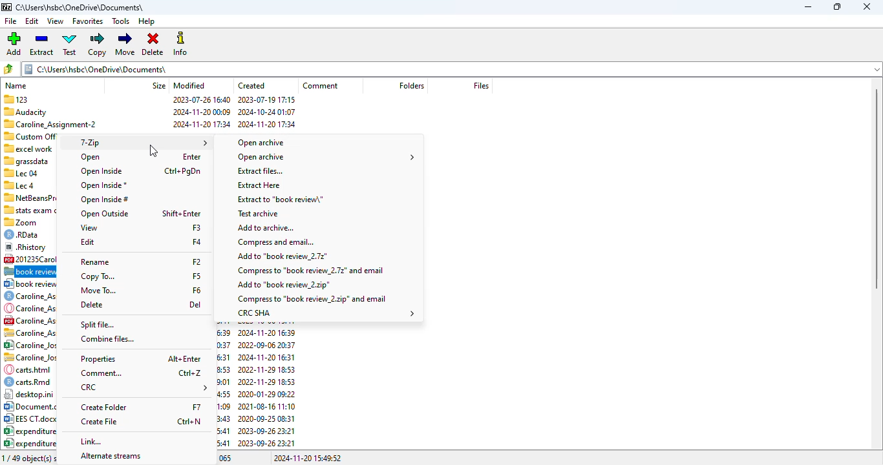 The height and width of the screenshot is (465, 883). I want to click on 123, so click(16, 99).